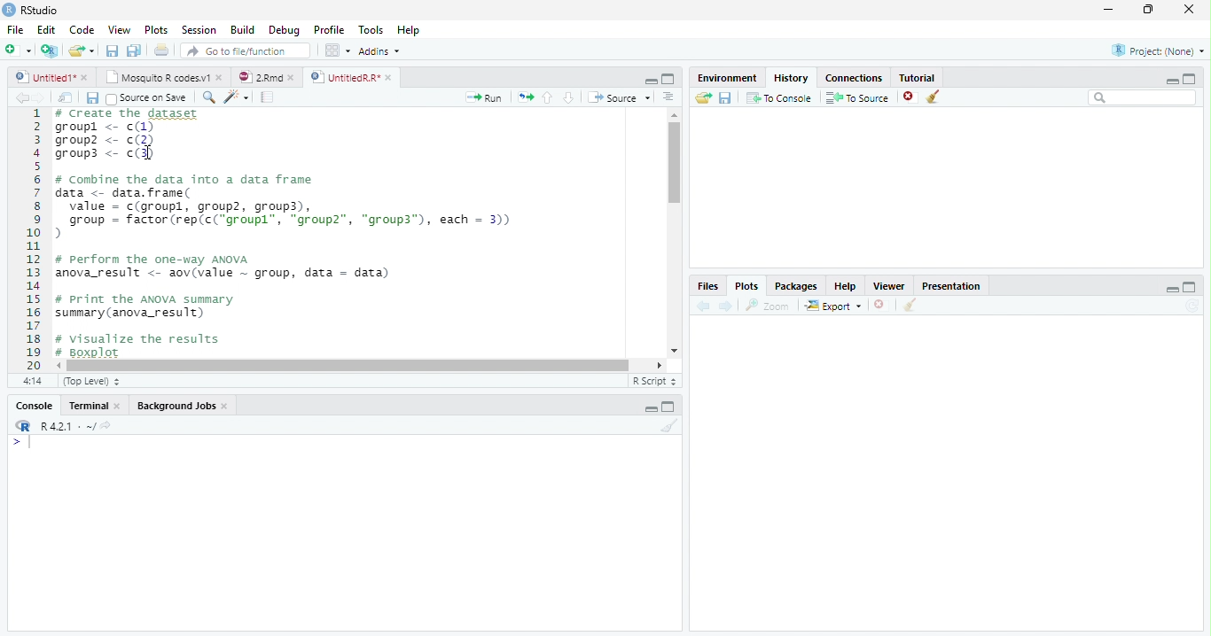 The height and width of the screenshot is (636, 1211). What do you see at coordinates (362, 364) in the screenshot?
I see `Scrollbar` at bounding box center [362, 364].